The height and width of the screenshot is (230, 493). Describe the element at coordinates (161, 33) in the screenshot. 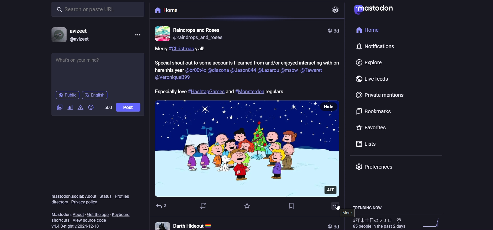

I see `profile picture` at that location.